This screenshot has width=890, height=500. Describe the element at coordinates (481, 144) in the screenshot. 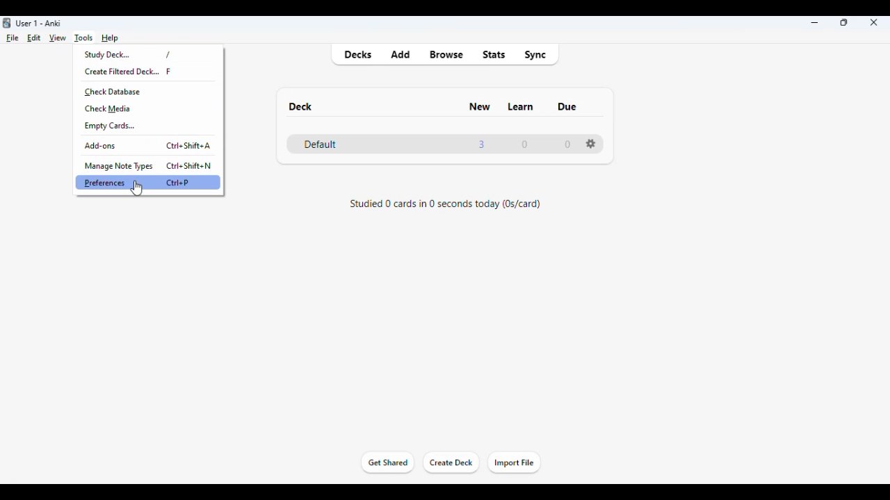

I see `3` at that location.